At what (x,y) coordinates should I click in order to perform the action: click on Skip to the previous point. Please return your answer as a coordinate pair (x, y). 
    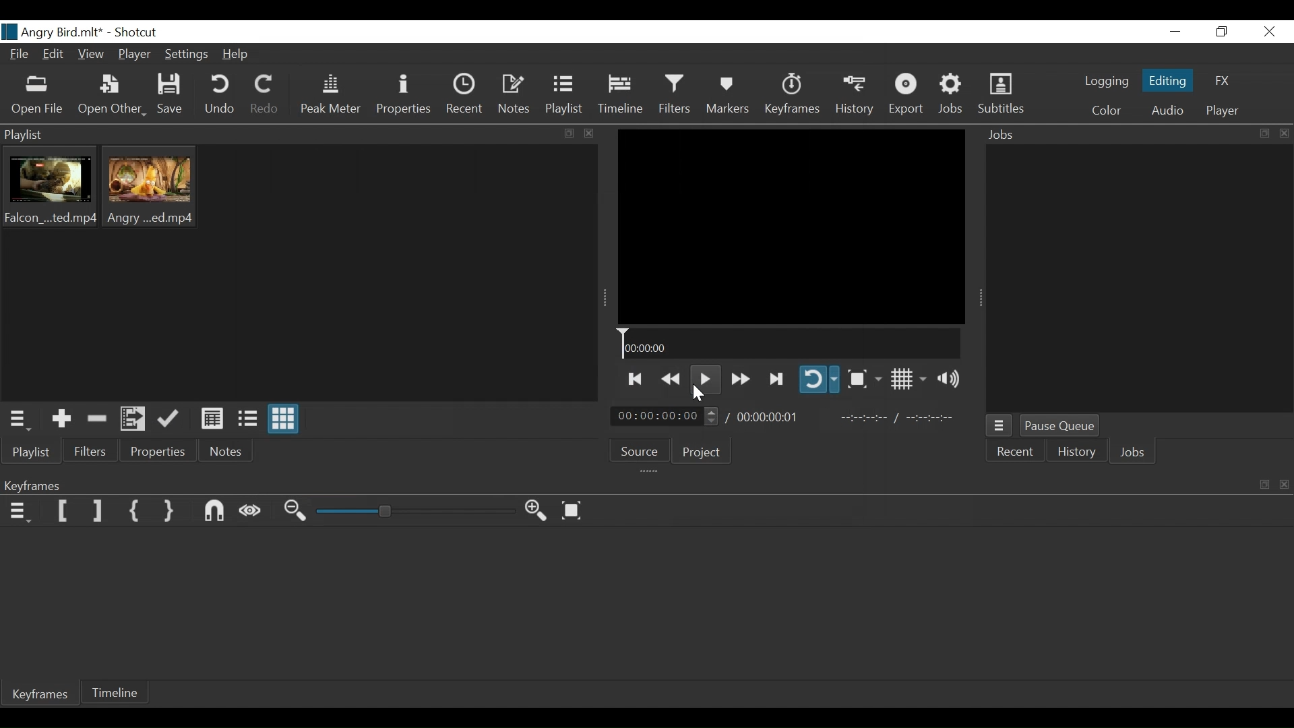
    Looking at the image, I should click on (778, 378).